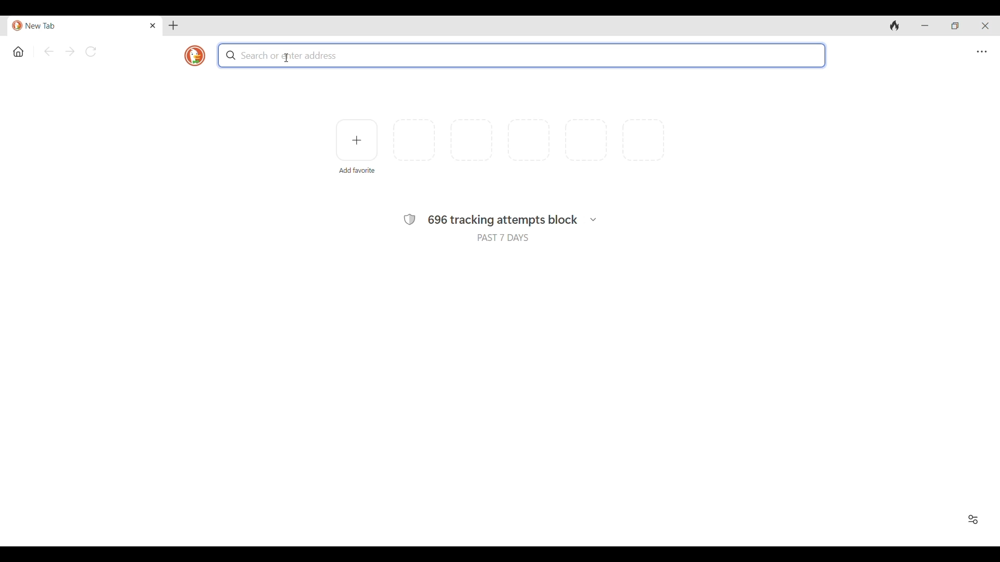 This screenshot has width=1000, height=562. What do you see at coordinates (503, 221) in the screenshot?
I see `696 tracking attempts block` at bounding box center [503, 221].